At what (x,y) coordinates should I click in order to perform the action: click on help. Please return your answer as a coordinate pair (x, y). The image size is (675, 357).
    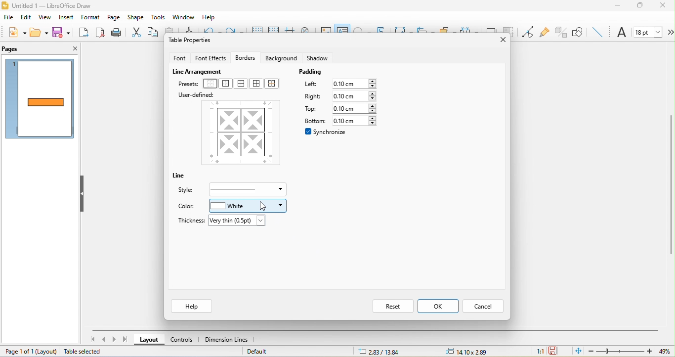
    Looking at the image, I should click on (211, 18).